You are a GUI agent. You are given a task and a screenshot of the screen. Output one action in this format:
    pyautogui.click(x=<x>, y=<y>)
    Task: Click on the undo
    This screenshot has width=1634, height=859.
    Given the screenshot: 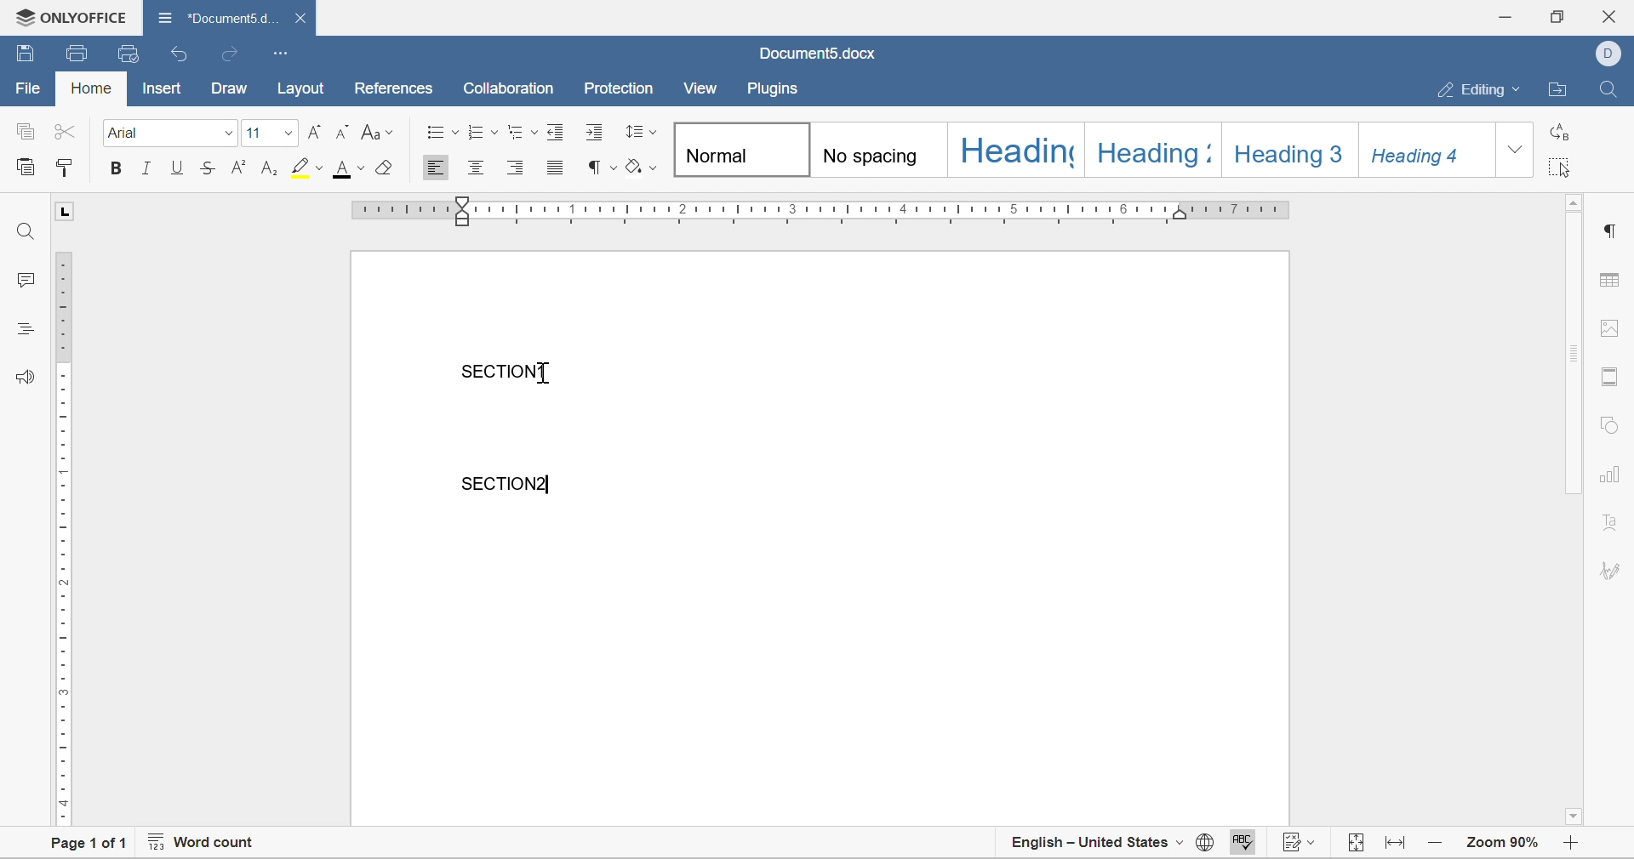 What is the action you would take?
    pyautogui.click(x=181, y=55)
    